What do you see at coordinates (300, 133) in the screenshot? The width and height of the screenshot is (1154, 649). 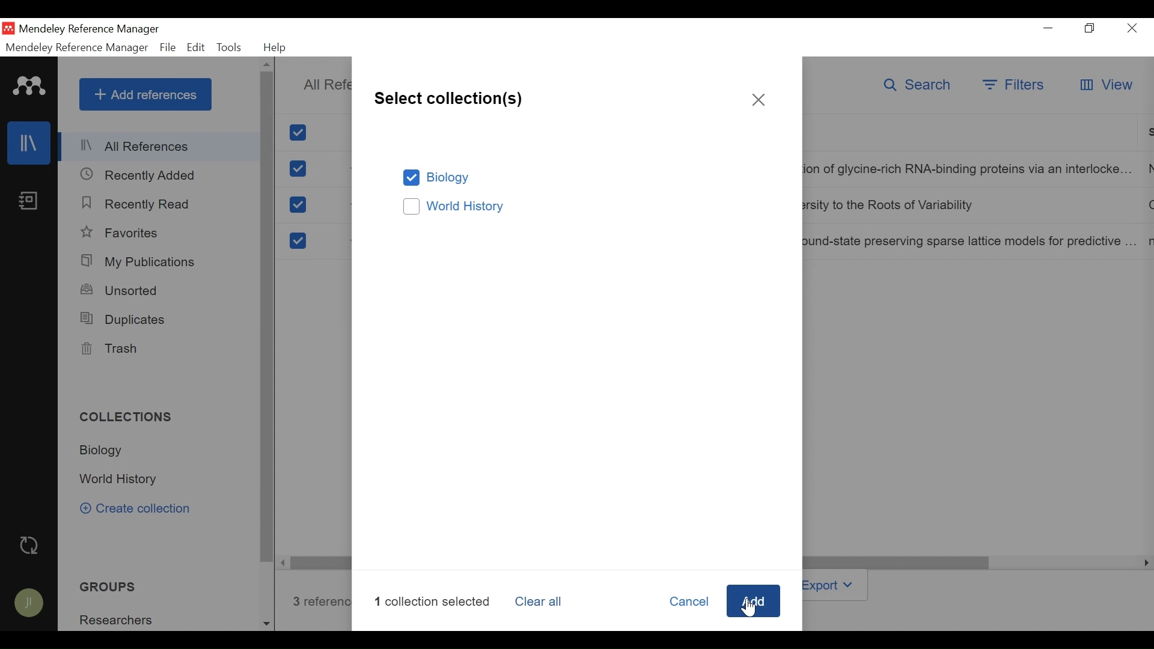 I see `(un)Select all` at bounding box center [300, 133].